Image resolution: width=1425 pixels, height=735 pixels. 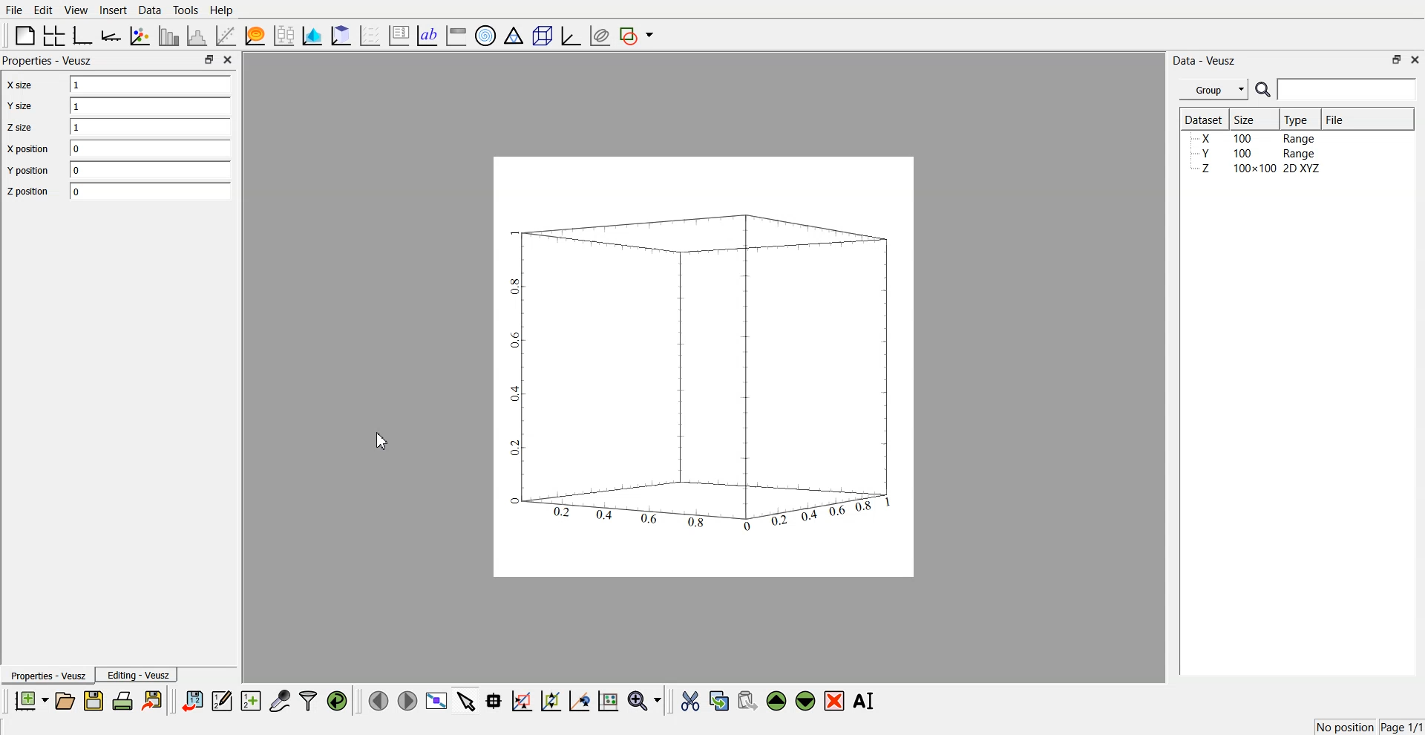 What do you see at coordinates (1298, 120) in the screenshot?
I see `Type` at bounding box center [1298, 120].